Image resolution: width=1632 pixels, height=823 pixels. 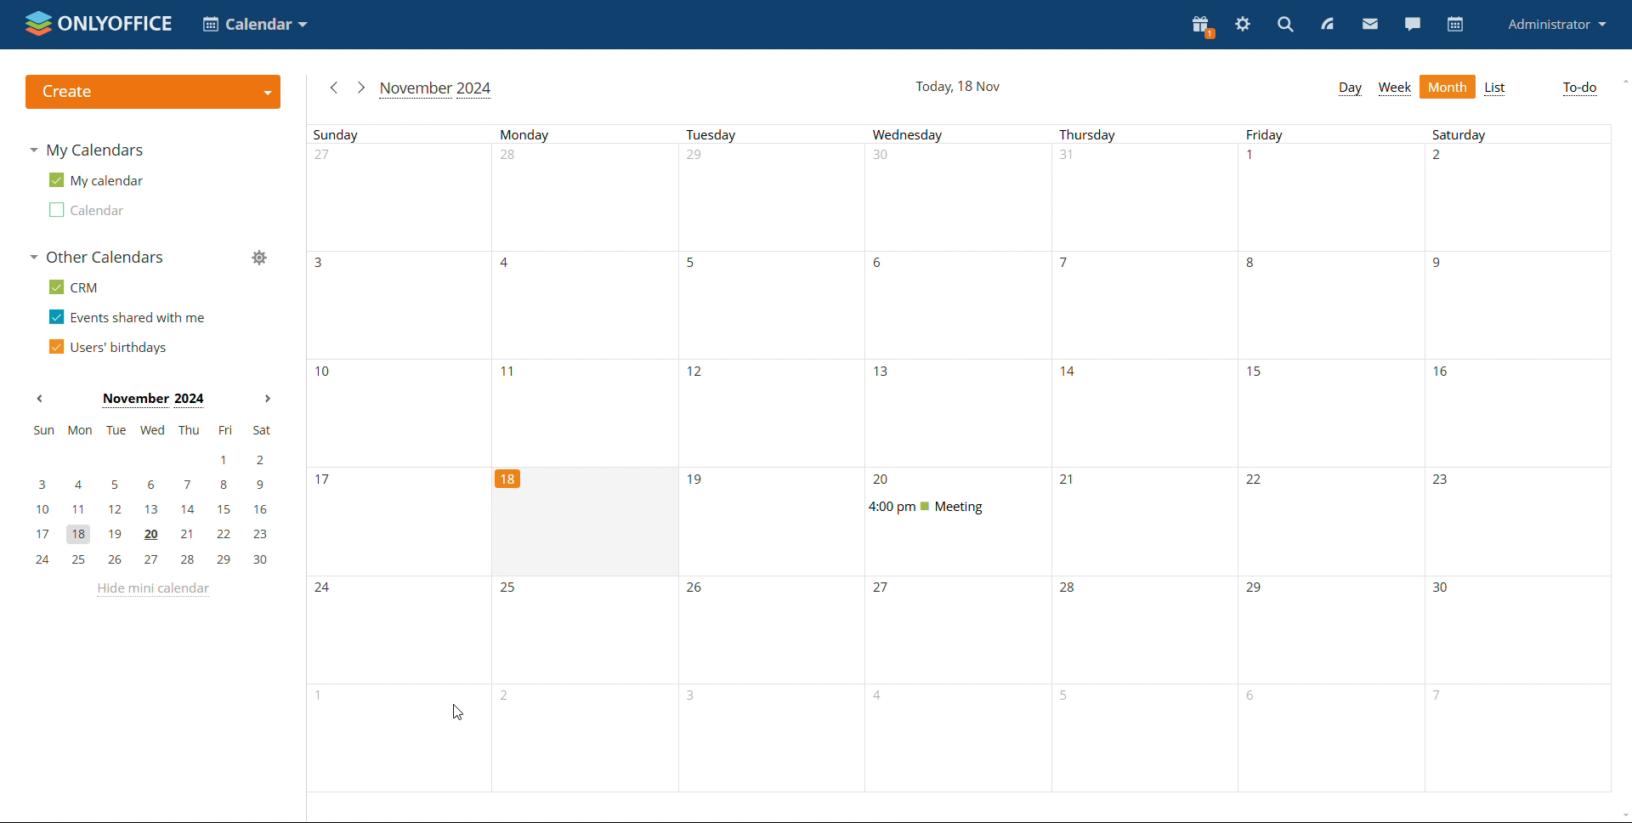 I want to click on week view, so click(x=1394, y=88).